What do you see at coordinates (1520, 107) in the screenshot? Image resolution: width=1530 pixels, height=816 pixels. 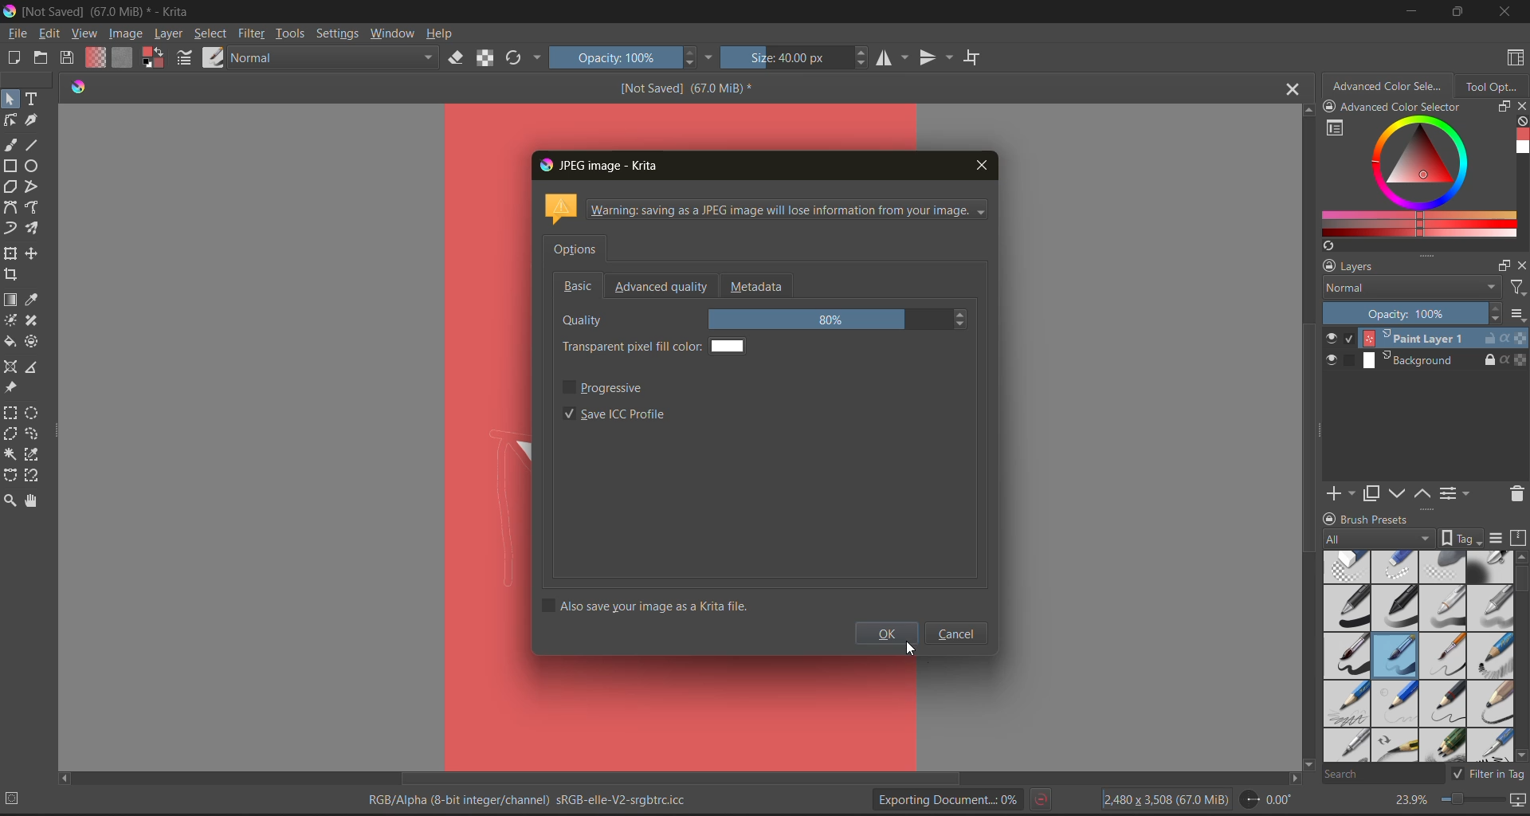 I see `close` at bounding box center [1520, 107].